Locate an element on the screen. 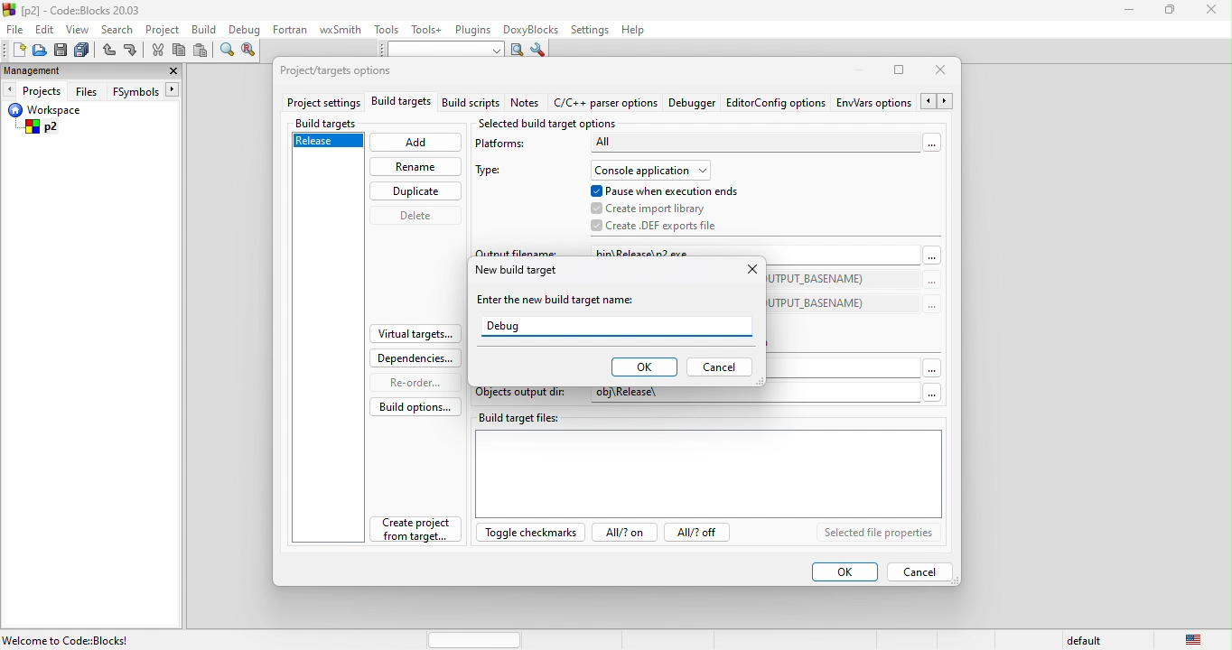 Image resolution: width=1232 pixels, height=650 pixels. platforms-all is located at coordinates (712, 147).